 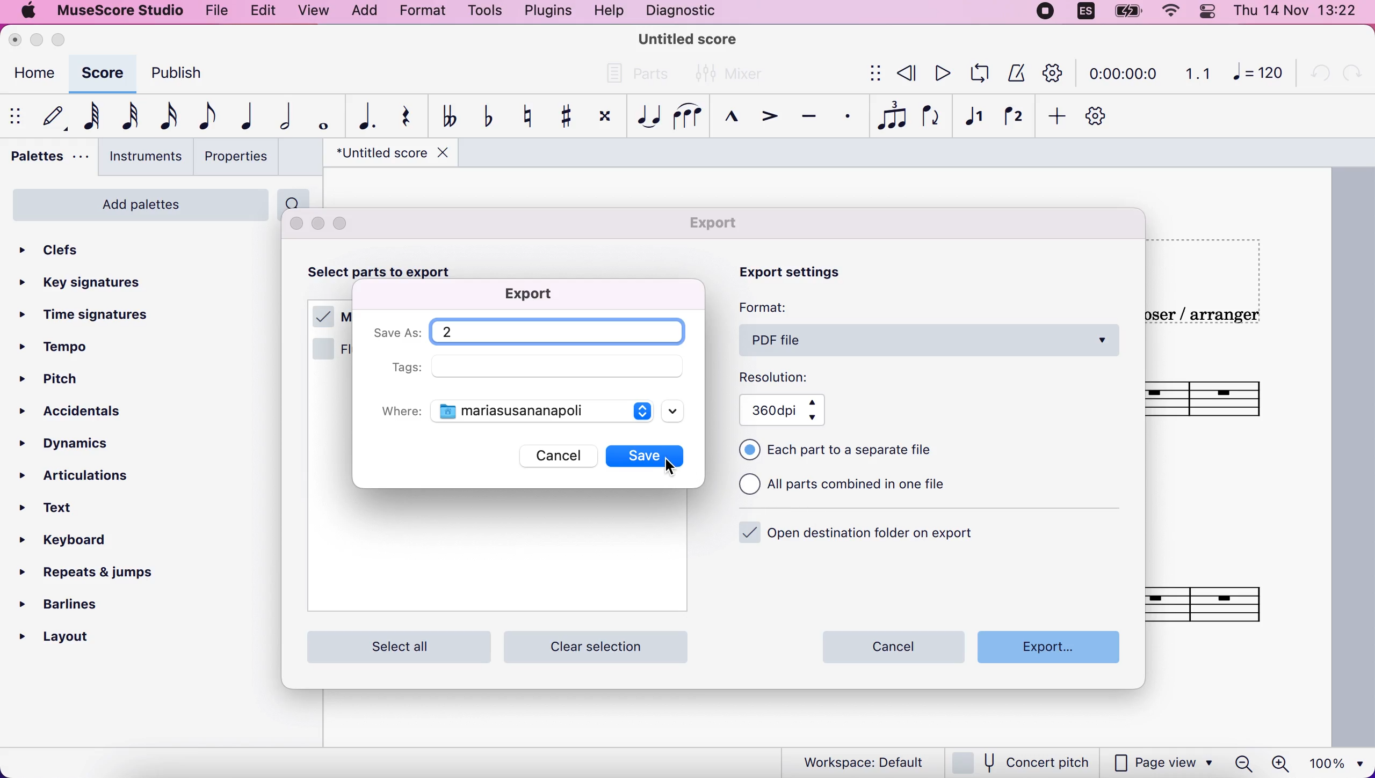 I want to click on repeats and jumps, so click(x=100, y=576).